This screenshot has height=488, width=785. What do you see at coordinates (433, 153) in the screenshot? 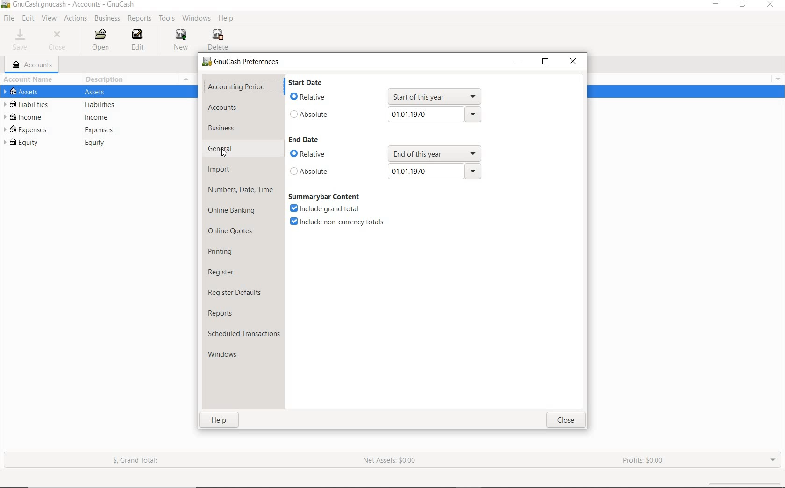
I see `End of this year` at bounding box center [433, 153].